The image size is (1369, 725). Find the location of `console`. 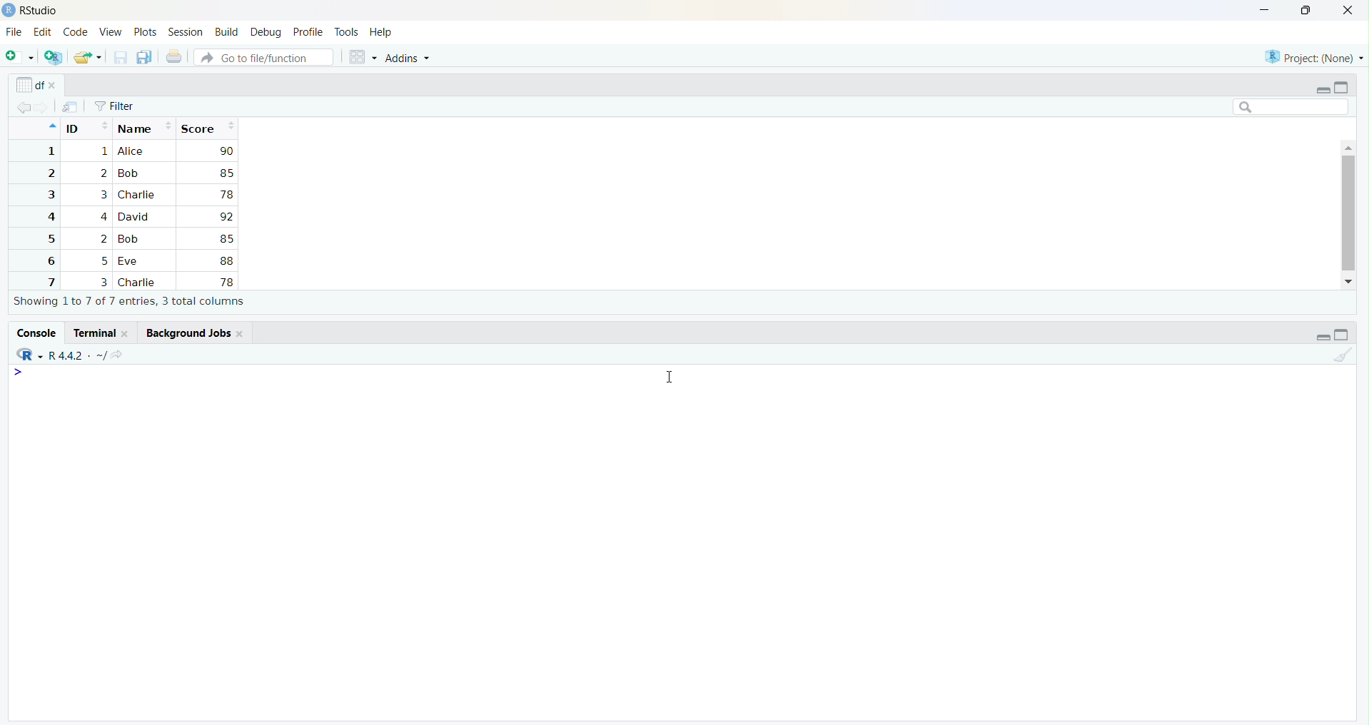

console is located at coordinates (36, 333).